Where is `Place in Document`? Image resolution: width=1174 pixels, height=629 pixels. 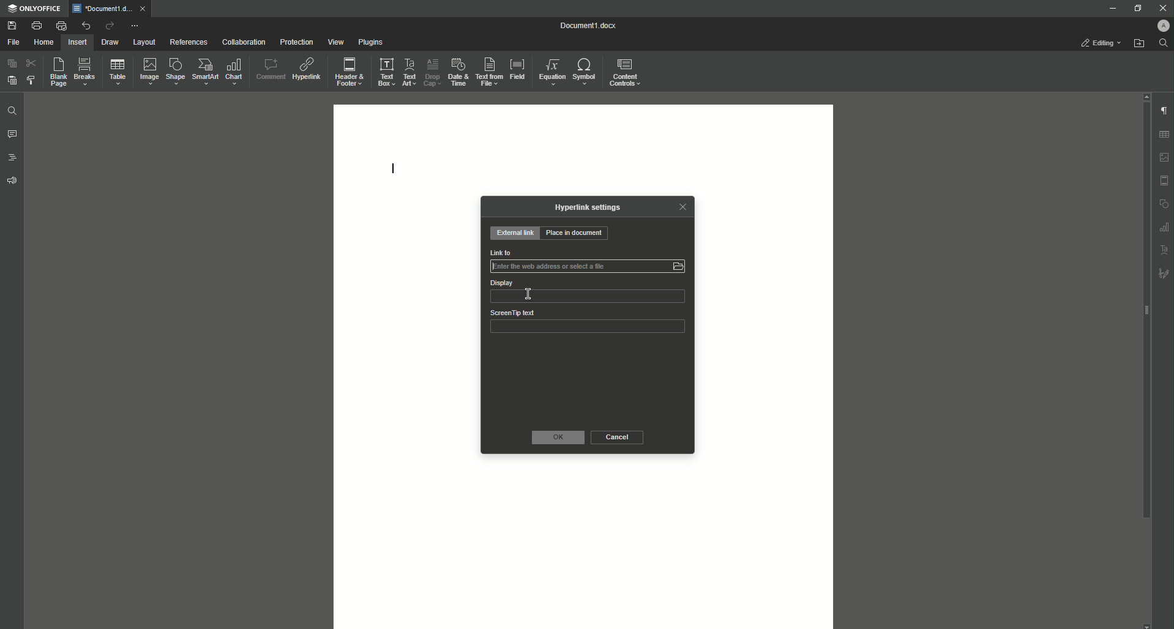
Place in Document is located at coordinates (579, 234).